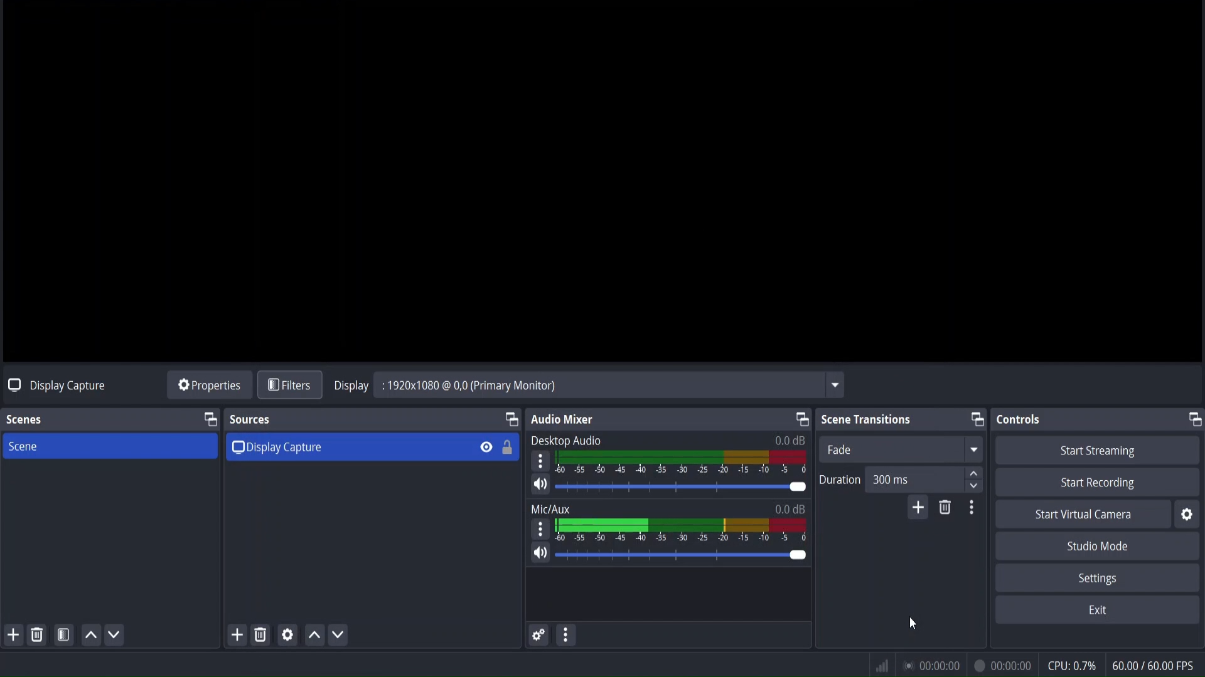 The height and width of the screenshot is (677, 1205). Describe the element at coordinates (14, 636) in the screenshot. I see `add scene` at that location.